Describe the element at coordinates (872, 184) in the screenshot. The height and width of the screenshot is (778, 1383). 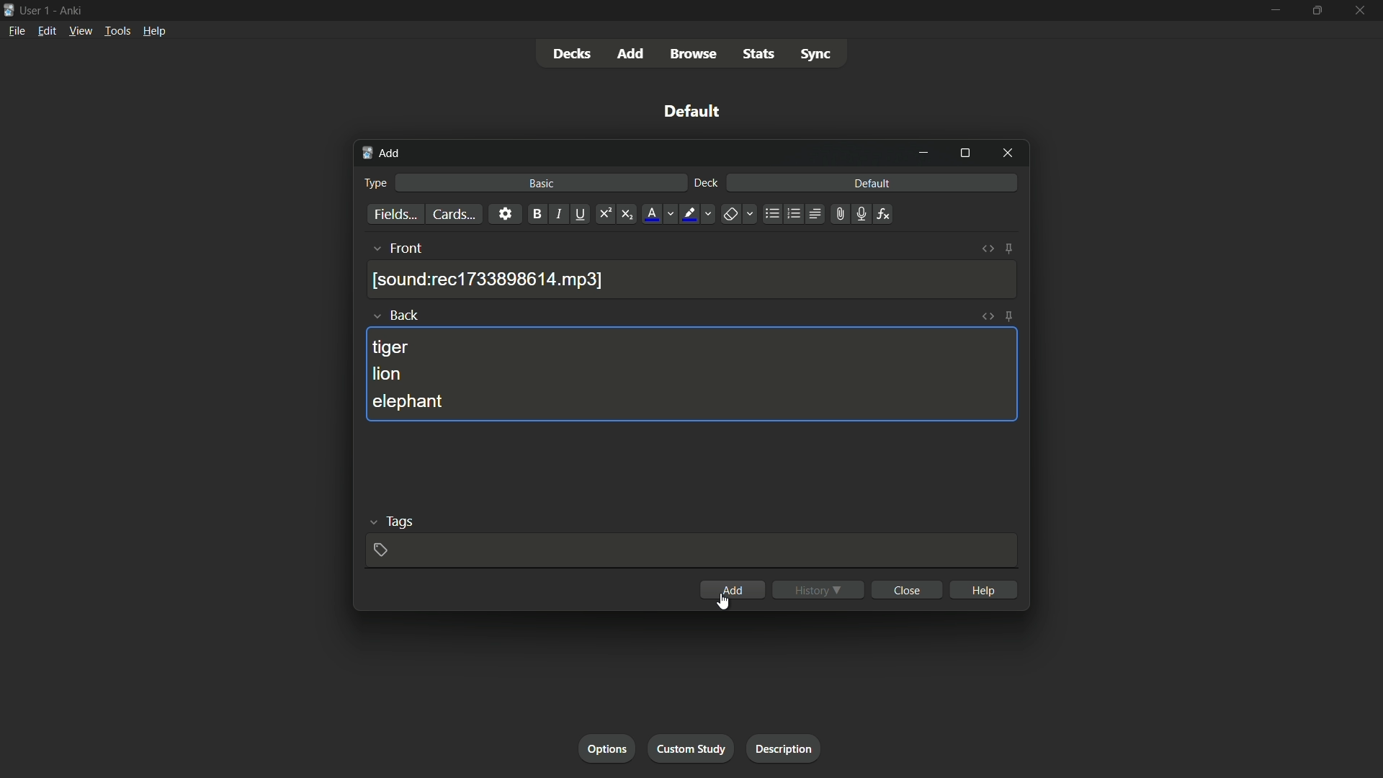
I see `default` at that location.